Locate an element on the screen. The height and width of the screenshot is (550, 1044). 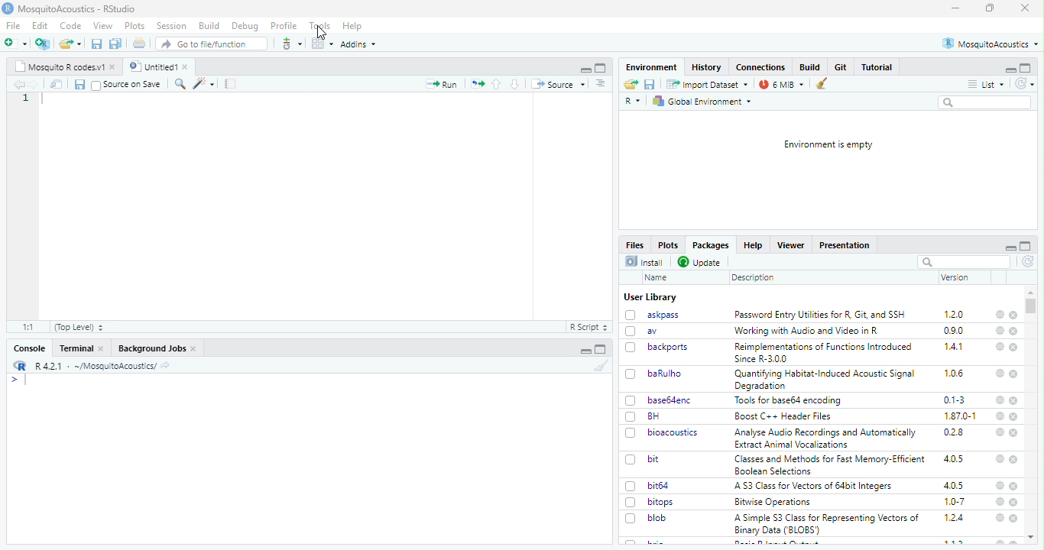
R Script  is located at coordinates (589, 327).